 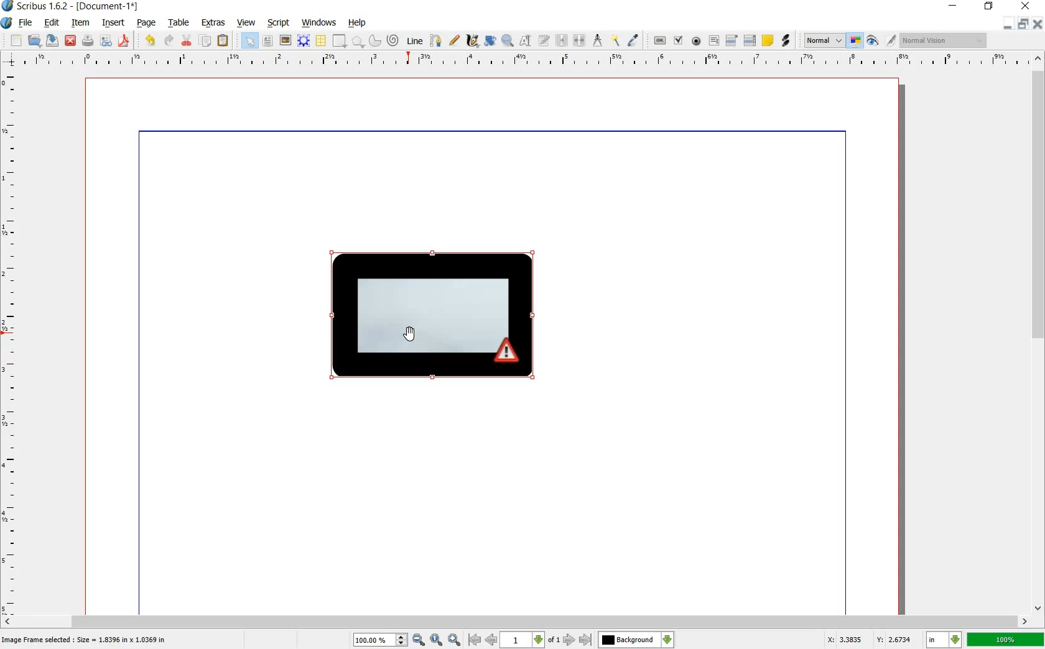 I want to click on preflight verifier, so click(x=105, y=41).